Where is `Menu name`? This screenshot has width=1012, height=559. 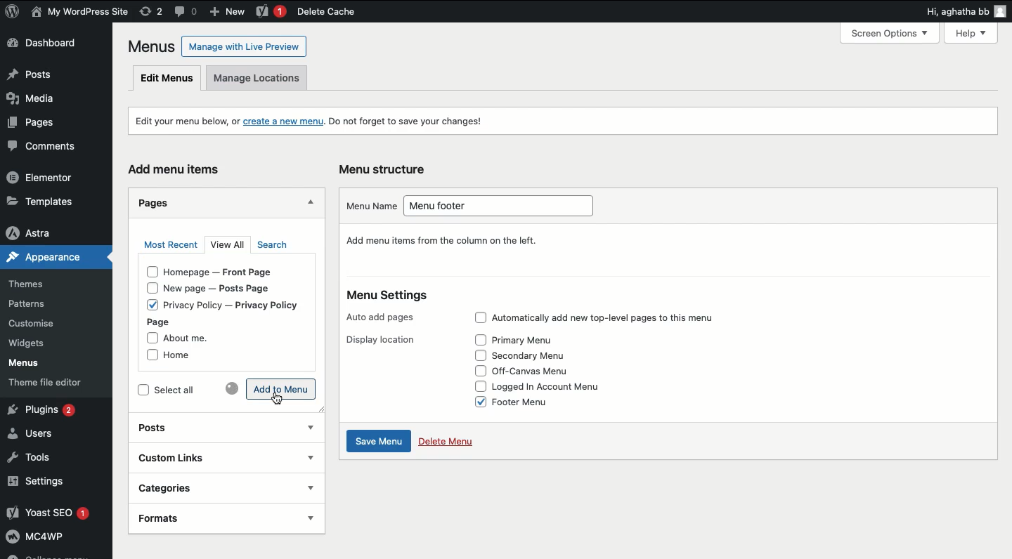 Menu name is located at coordinates (366, 206).